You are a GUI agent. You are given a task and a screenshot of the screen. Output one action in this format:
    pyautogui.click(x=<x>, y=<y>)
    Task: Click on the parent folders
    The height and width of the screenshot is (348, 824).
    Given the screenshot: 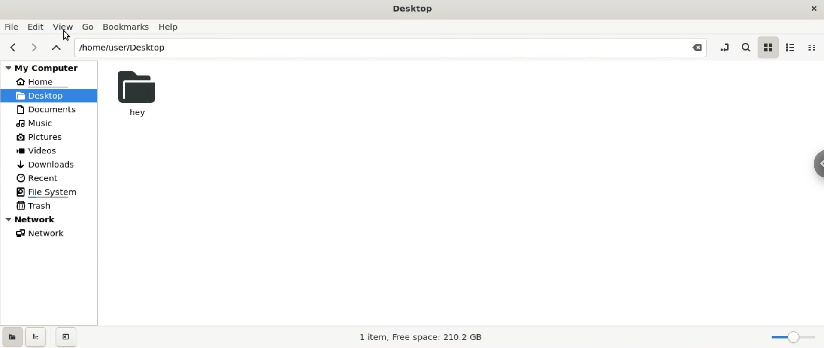 What is the action you would take?
    pyautogui.click(x=58, y=48)
    